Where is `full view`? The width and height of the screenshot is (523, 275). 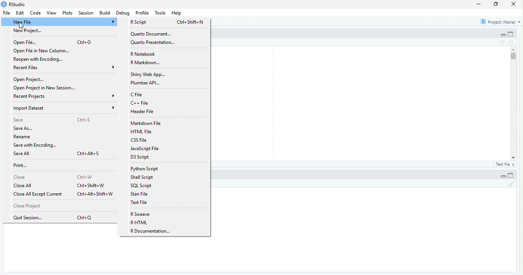
full view is located at coordinates (511, 34).